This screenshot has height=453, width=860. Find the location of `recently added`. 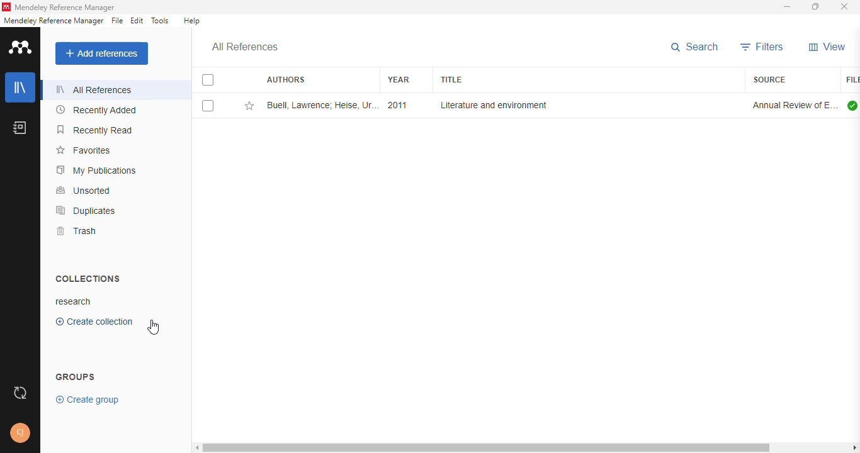

recently added is located at coordinates (96, 109).